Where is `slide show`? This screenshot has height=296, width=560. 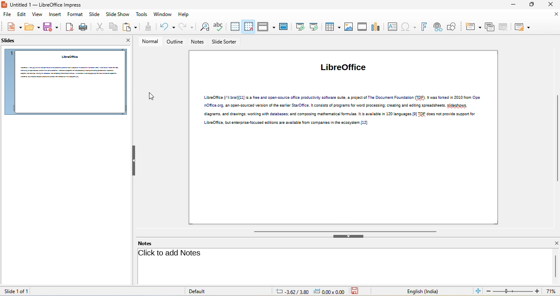
slide show is located at coordinates (118, 15).